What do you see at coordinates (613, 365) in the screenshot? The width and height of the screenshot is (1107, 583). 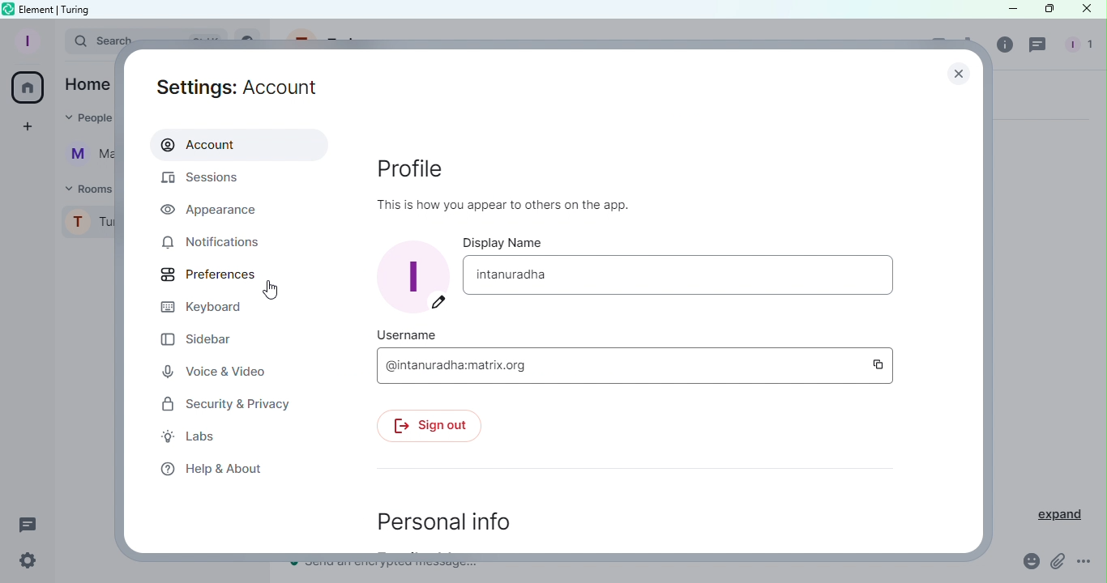 I see `Username - @intanuradhamatrix.org` at bounding box center [613, 365].